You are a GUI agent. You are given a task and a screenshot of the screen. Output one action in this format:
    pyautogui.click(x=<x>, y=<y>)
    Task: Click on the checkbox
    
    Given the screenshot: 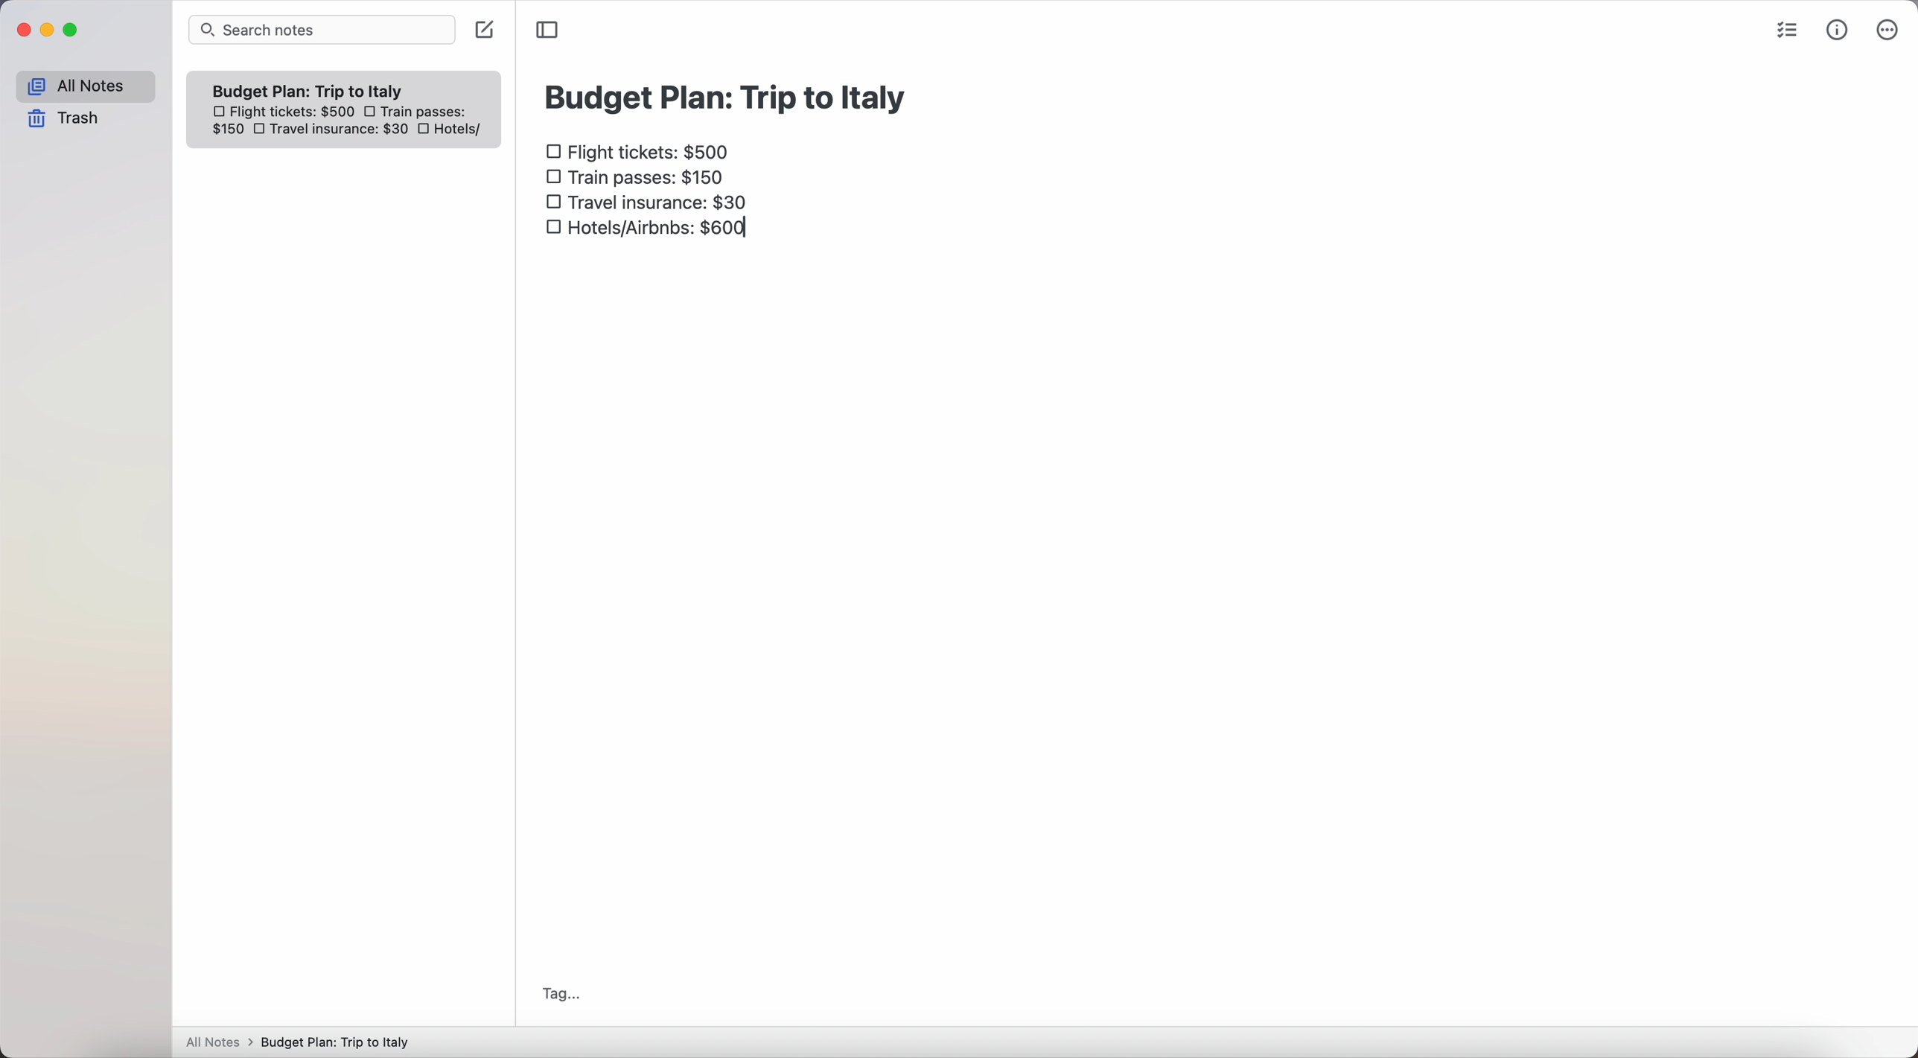 What is the action you would take?
    pyautogui.click(x=373, y=112)
    